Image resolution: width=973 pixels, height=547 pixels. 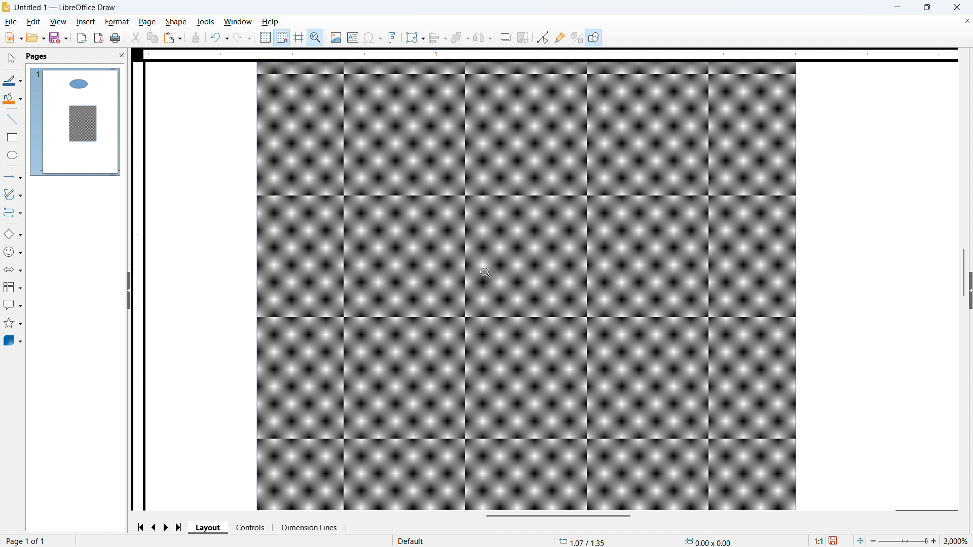 I want to click on Guidelines while moving , so click(x=298, y=36).